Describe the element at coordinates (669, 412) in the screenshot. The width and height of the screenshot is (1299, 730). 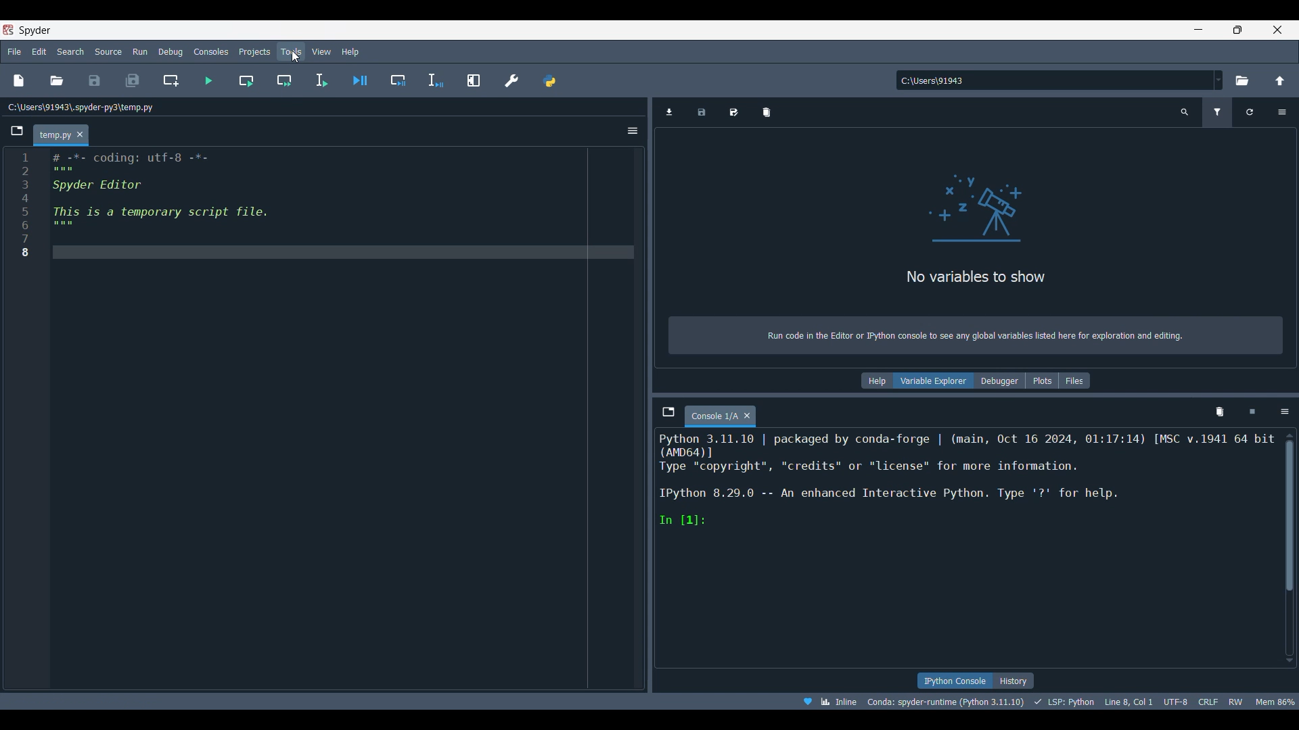
I see `Browse tabs` at that location.